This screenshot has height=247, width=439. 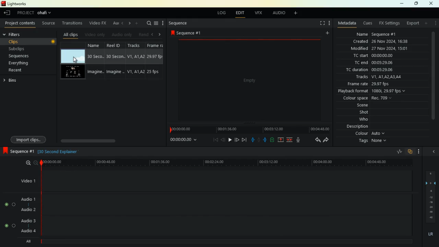 What do you see at coordinates (327, 34) in the screenshot?
I see `add` at bounding box center [327, 34].